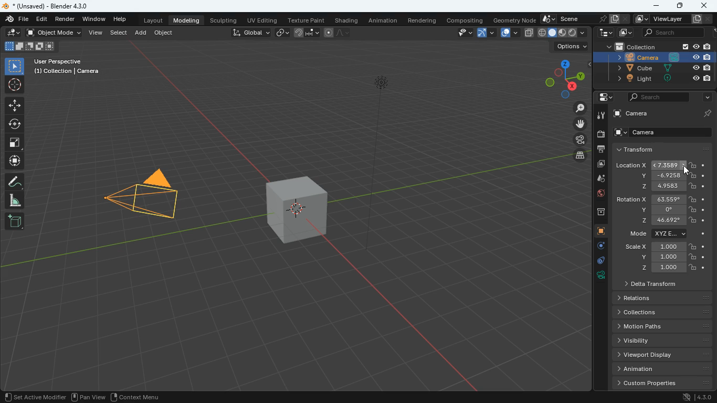 The height and width of the screenshot is (403, 717). What do you see at coordinates (663, 299) in the screenshot?
I see `relations` at bounding box center [663, 299].